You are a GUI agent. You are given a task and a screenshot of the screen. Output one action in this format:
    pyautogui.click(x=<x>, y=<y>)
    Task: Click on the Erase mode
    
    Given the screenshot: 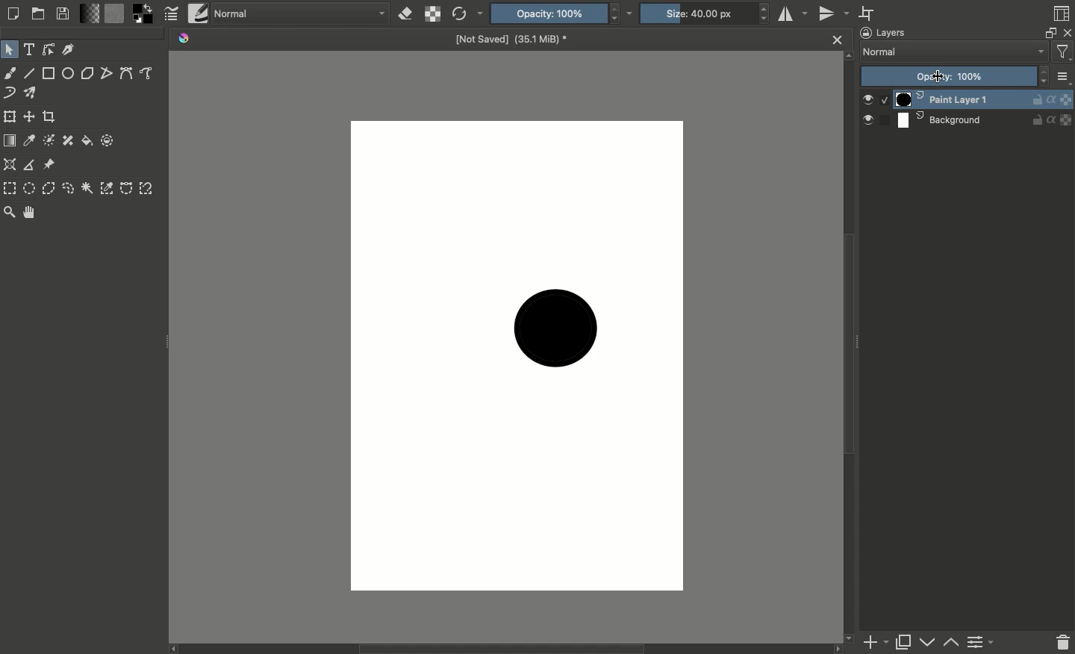 What is the action you would take?
    pyautogui.click(x=407, y=13)
    